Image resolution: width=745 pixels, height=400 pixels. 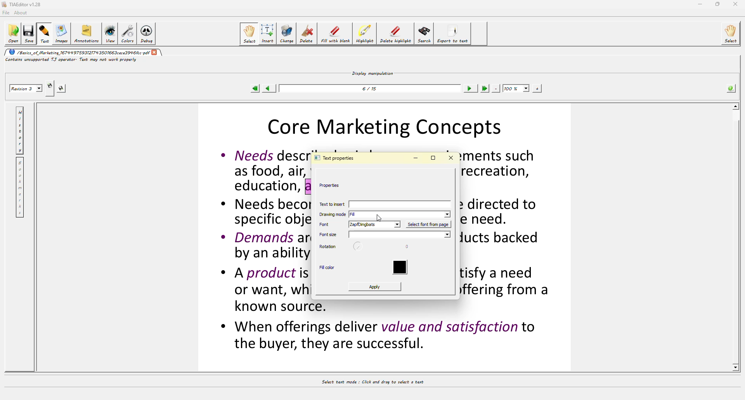 What do you see at coordinates (77, 52) in the screenshot?
I see `/basics_of_marketing_1674497593121743501663cece3946fcc.pdf` at bounding box center [77, 52].